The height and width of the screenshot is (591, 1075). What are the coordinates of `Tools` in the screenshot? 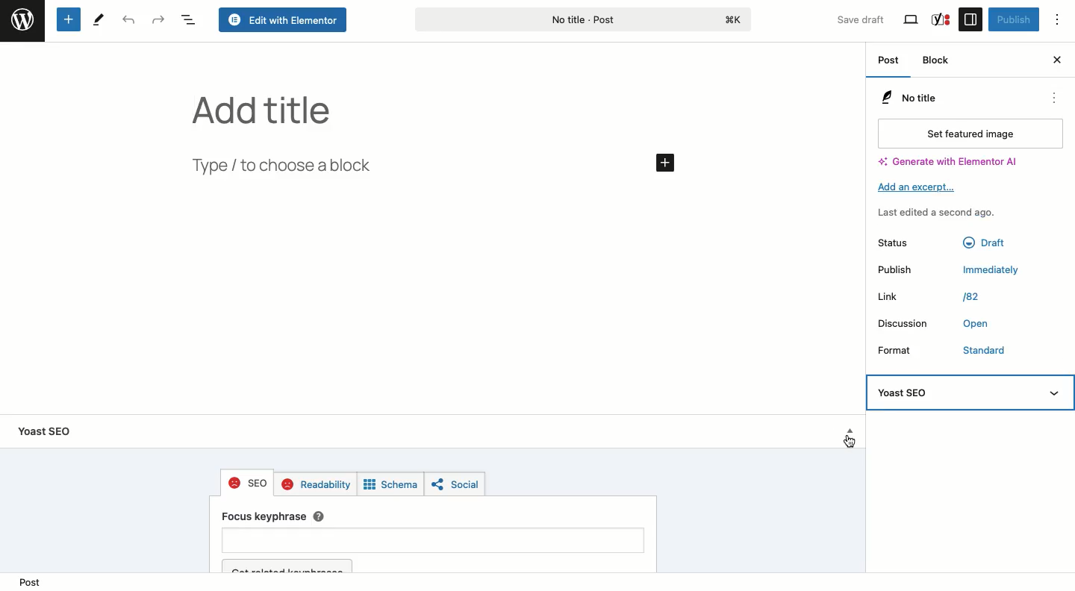 It's located at (99, 19).